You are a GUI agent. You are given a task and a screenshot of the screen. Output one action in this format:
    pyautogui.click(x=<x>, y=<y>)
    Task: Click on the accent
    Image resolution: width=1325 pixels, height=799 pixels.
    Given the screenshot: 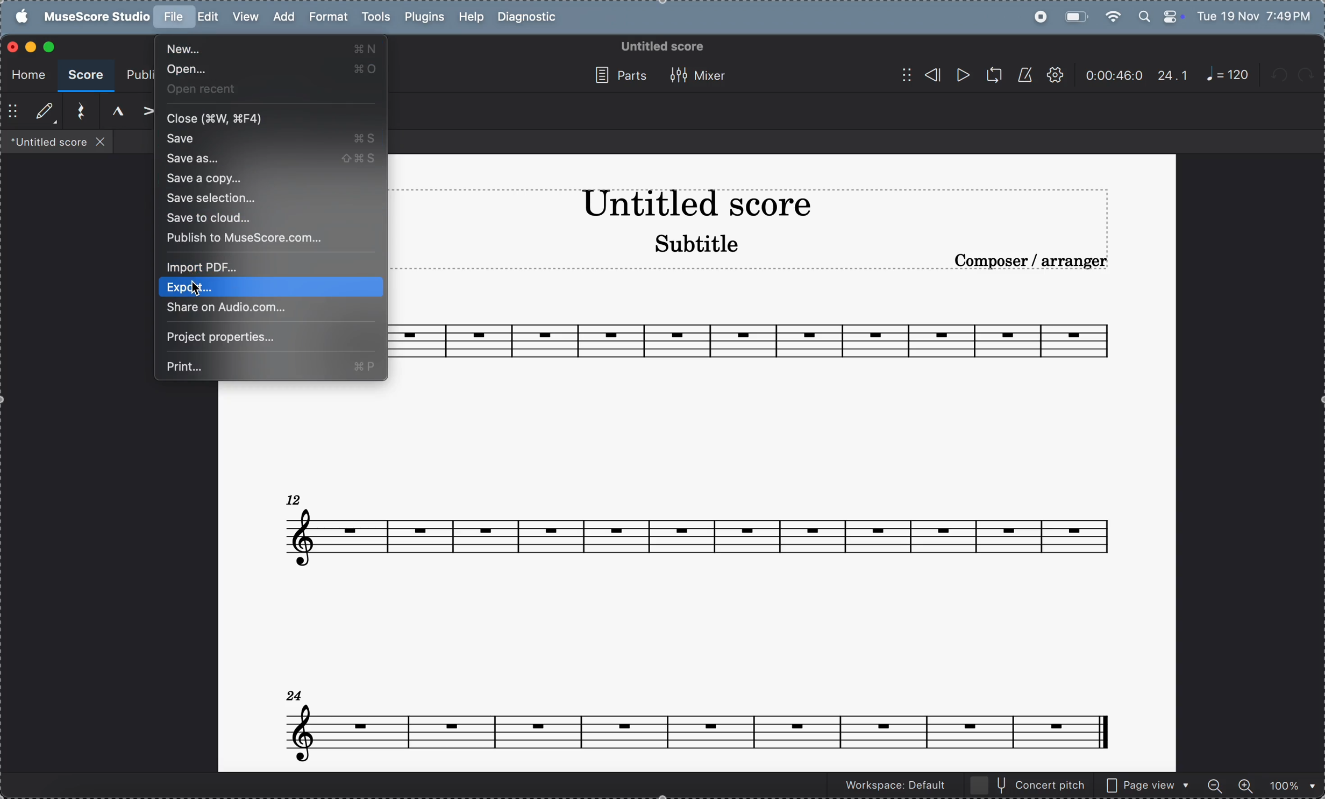 What is the action you would take?
    pyautogui.click(x=144, y=112)
    